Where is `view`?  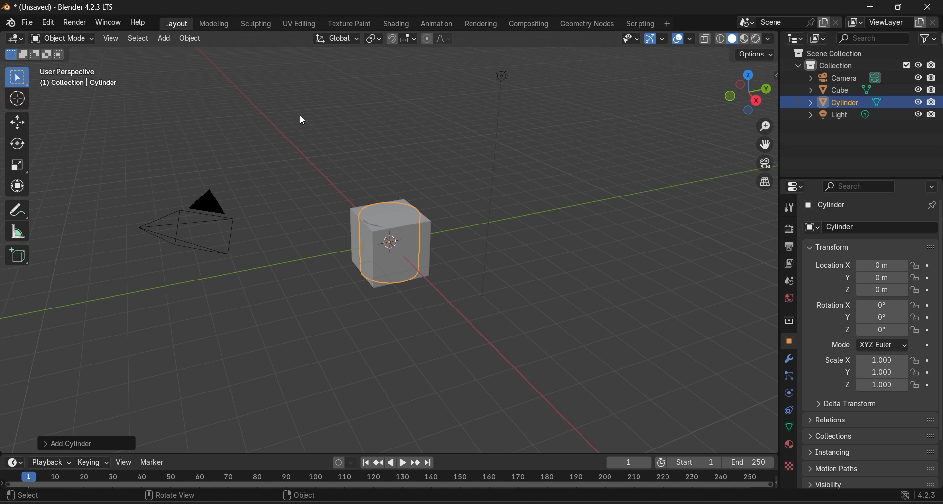 view is located at coordinates (124, 462).